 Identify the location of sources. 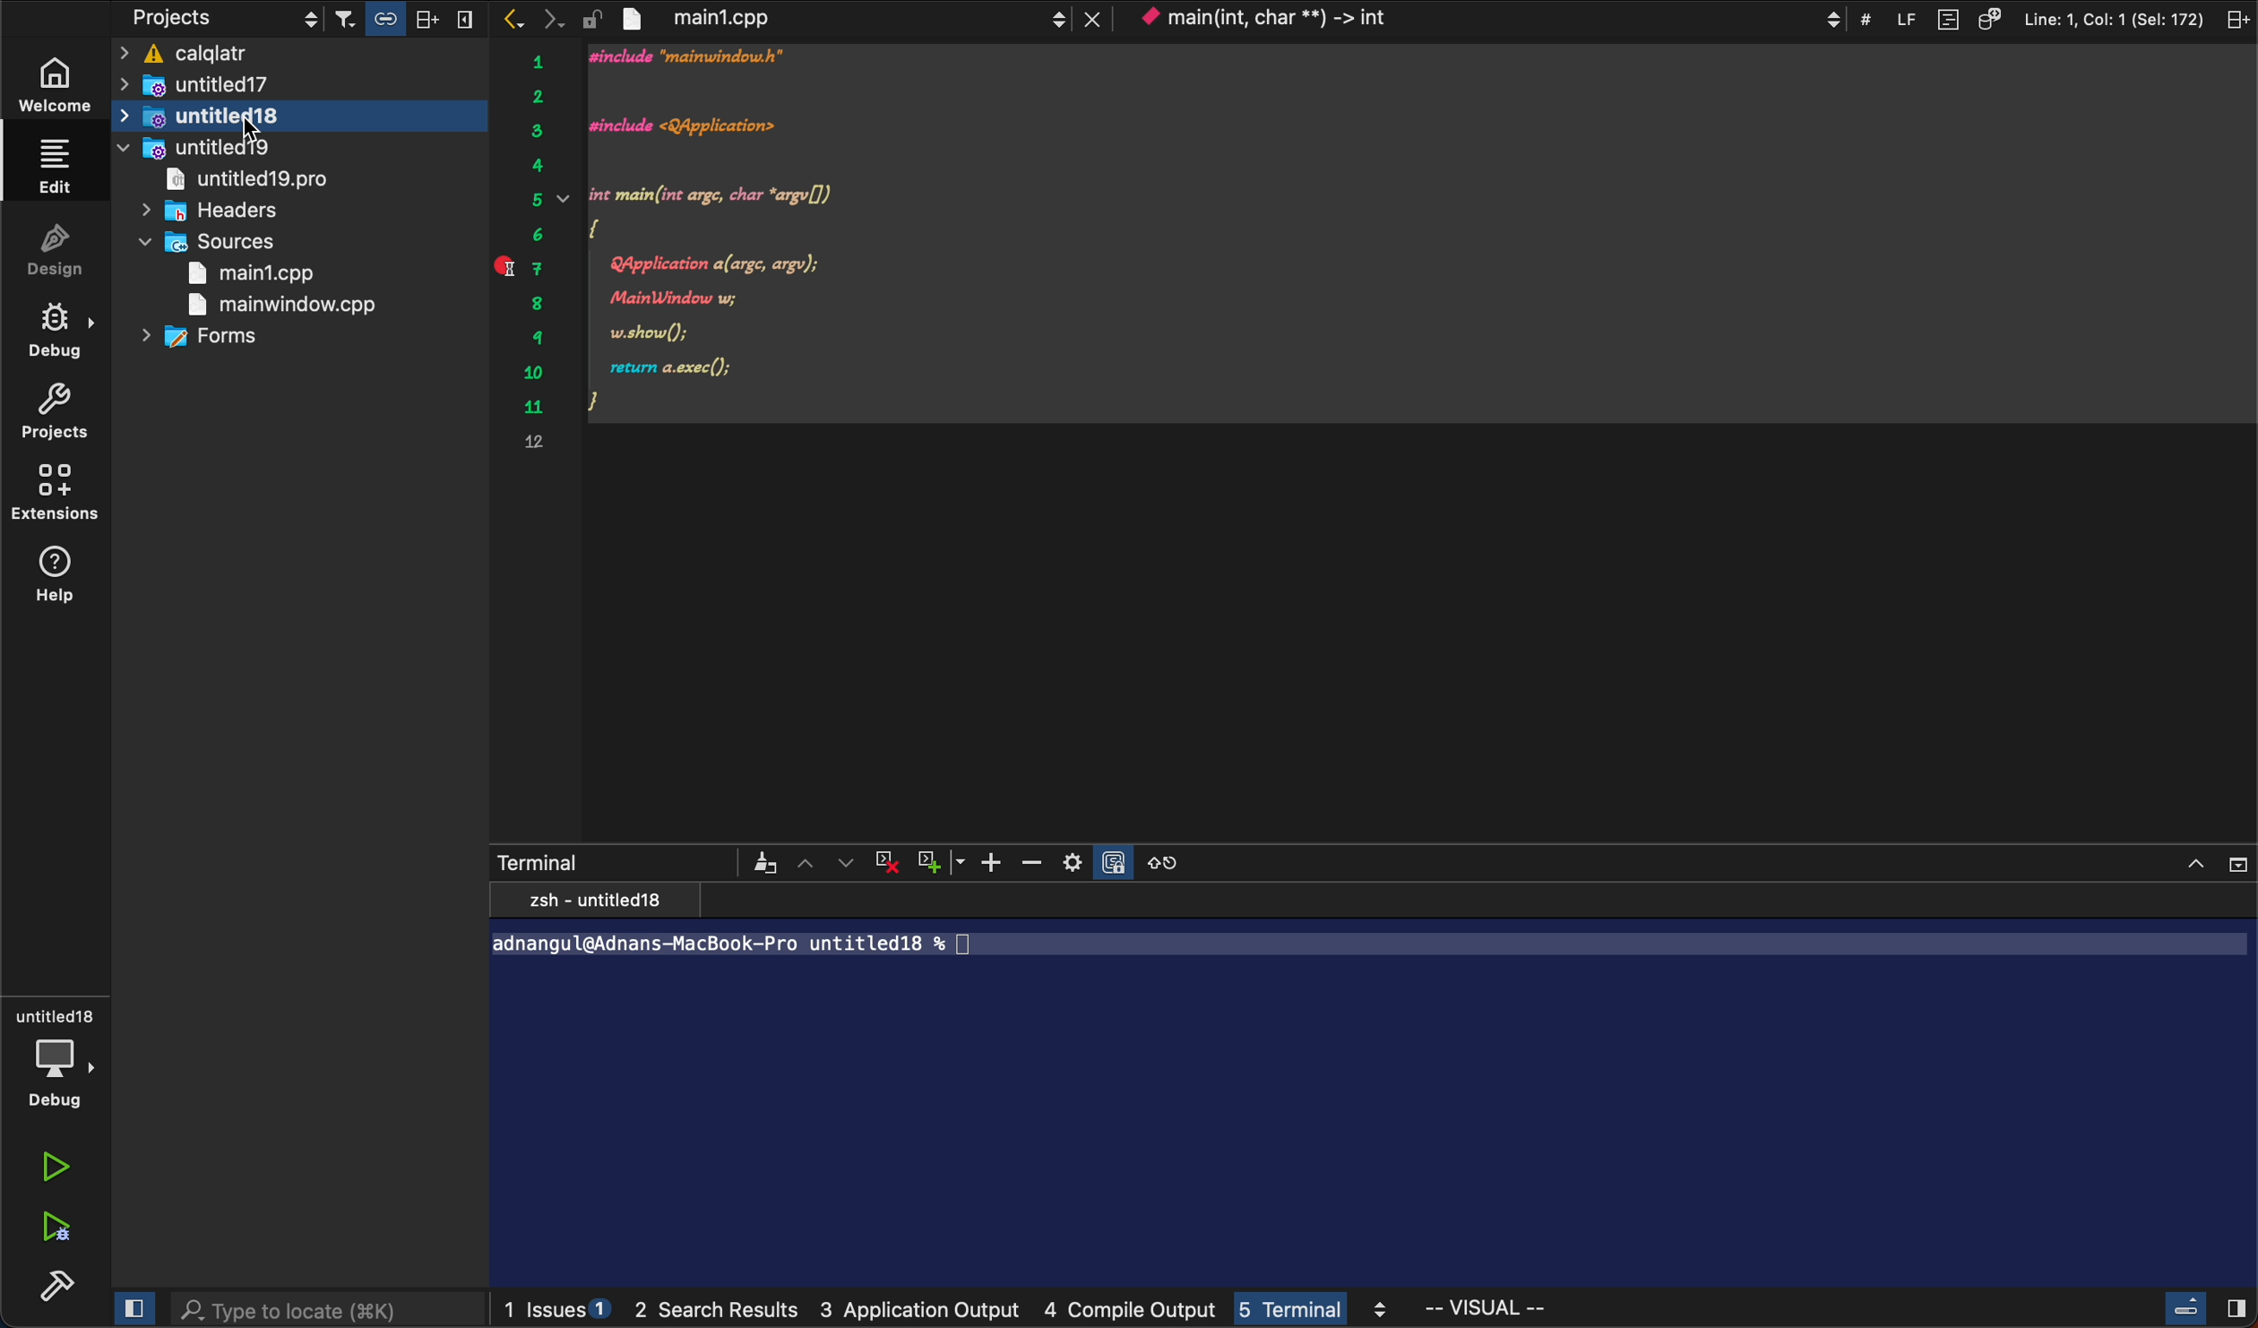
(223, 240).